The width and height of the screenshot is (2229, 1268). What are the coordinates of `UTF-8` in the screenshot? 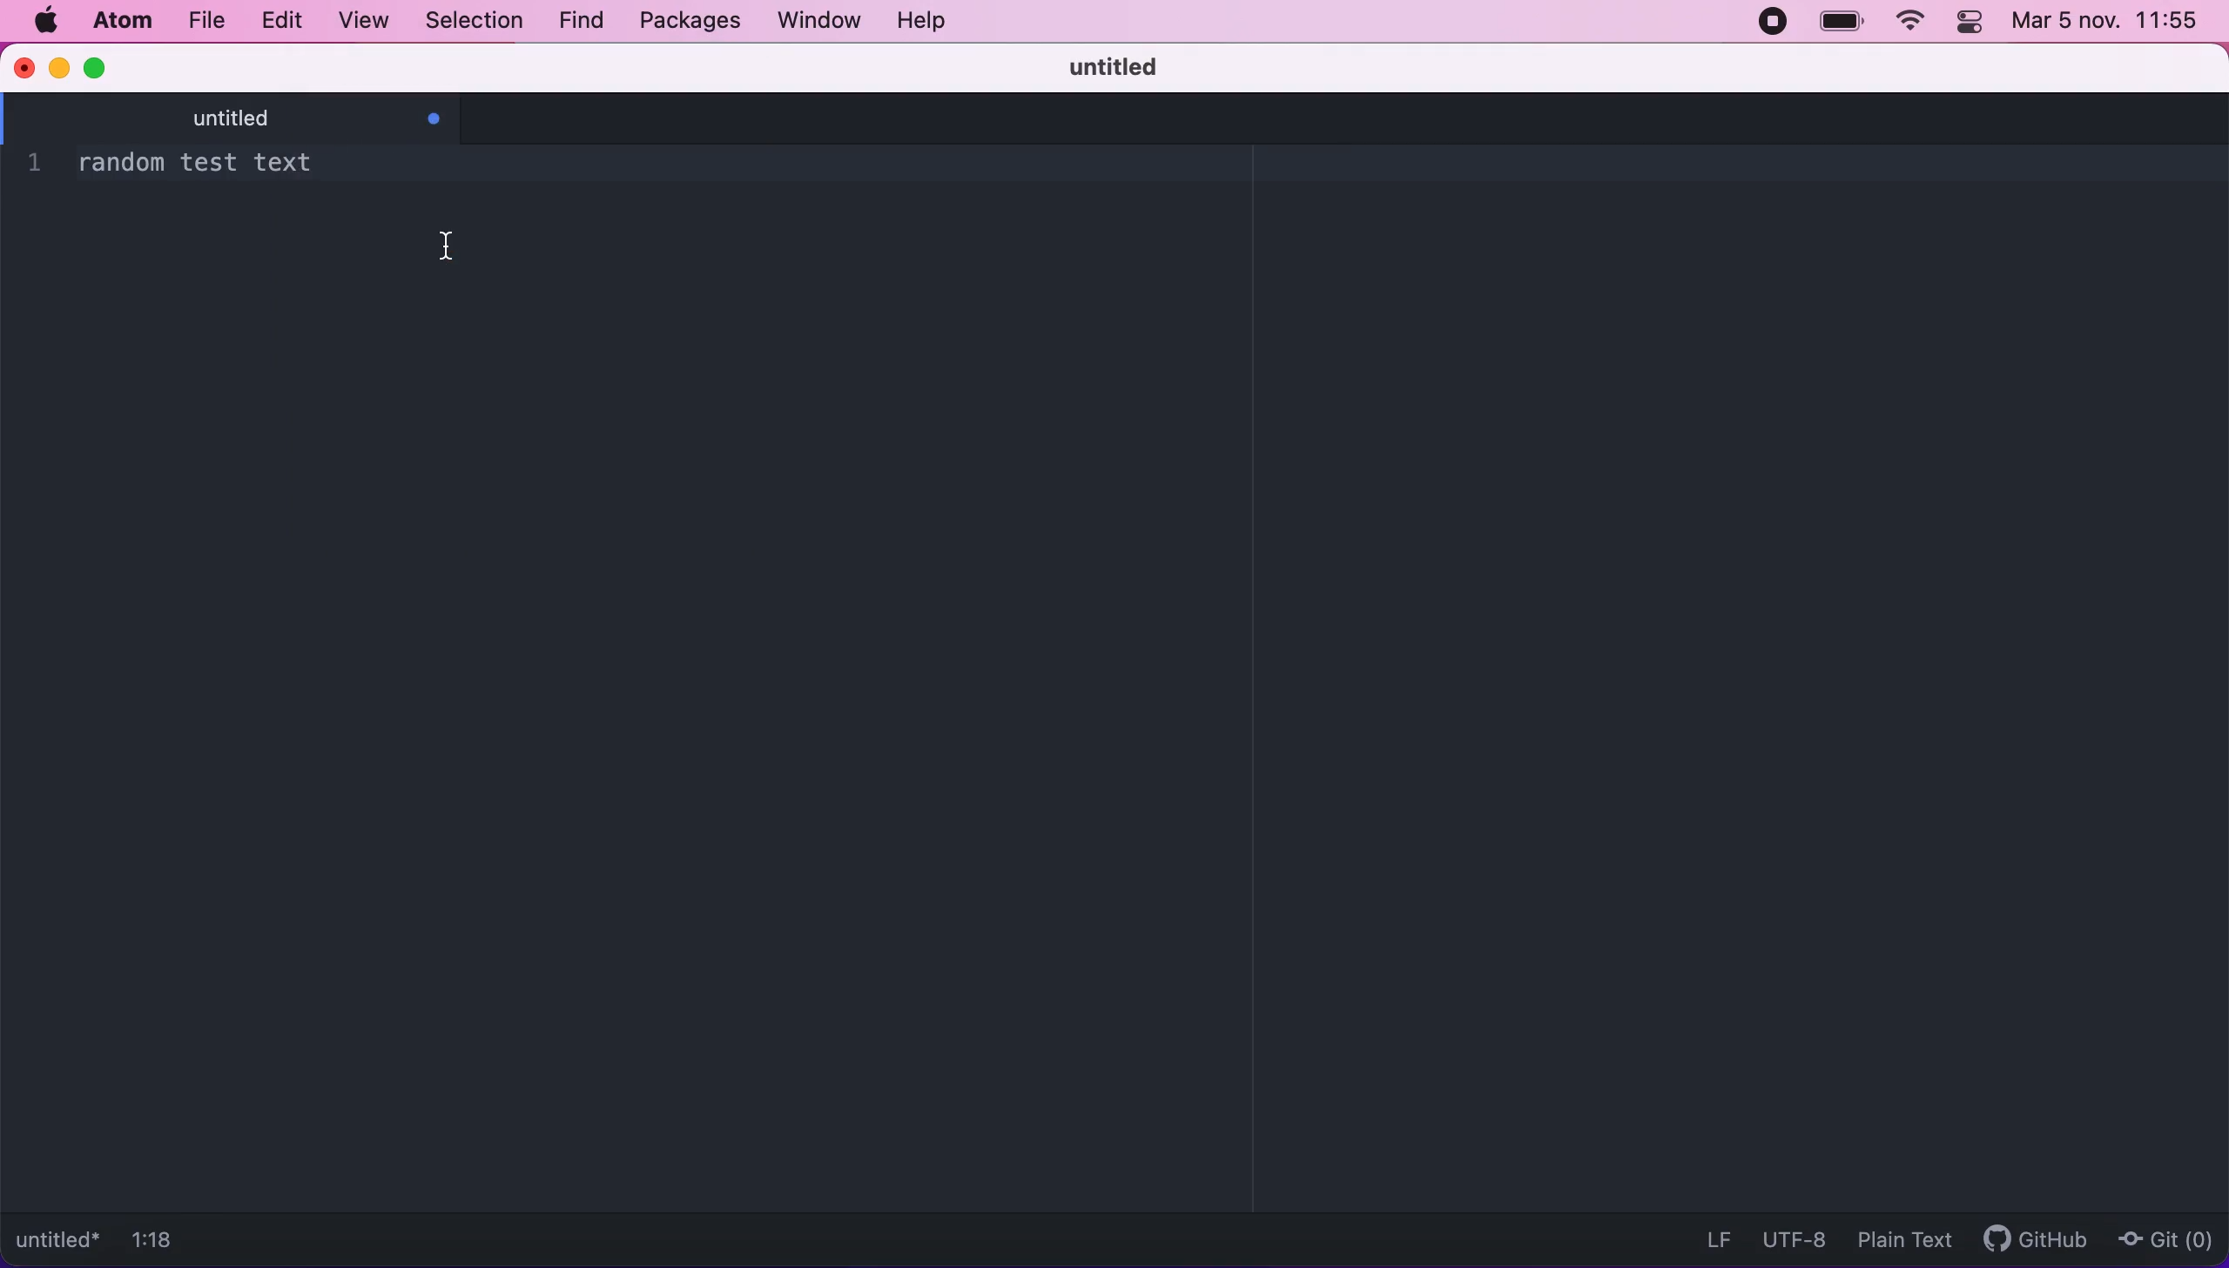 It's located at (1796, 1238).